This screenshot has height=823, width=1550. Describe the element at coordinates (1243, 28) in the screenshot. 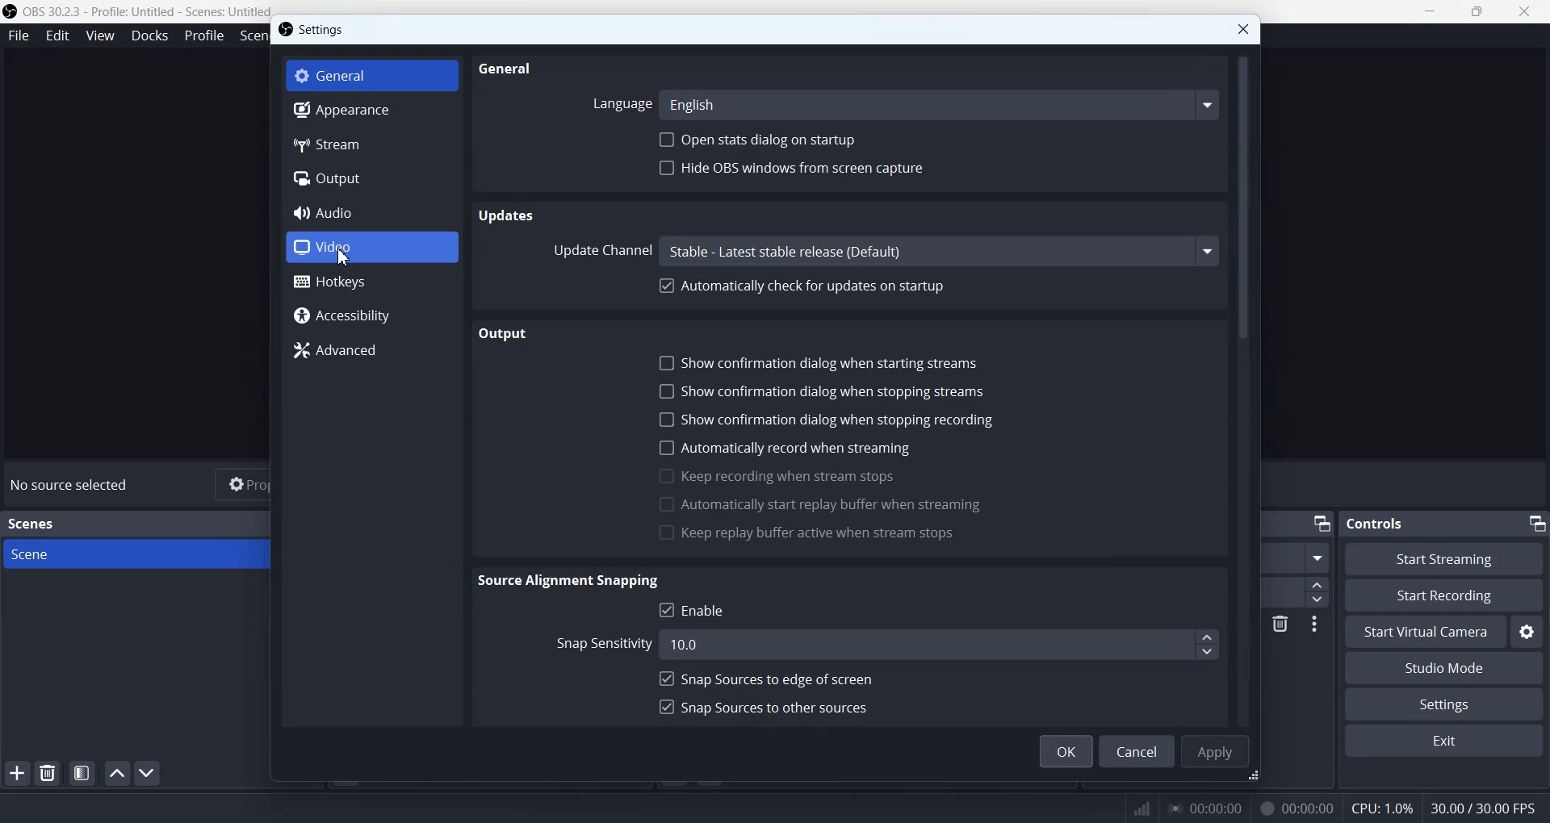

I see `Close` at that location.